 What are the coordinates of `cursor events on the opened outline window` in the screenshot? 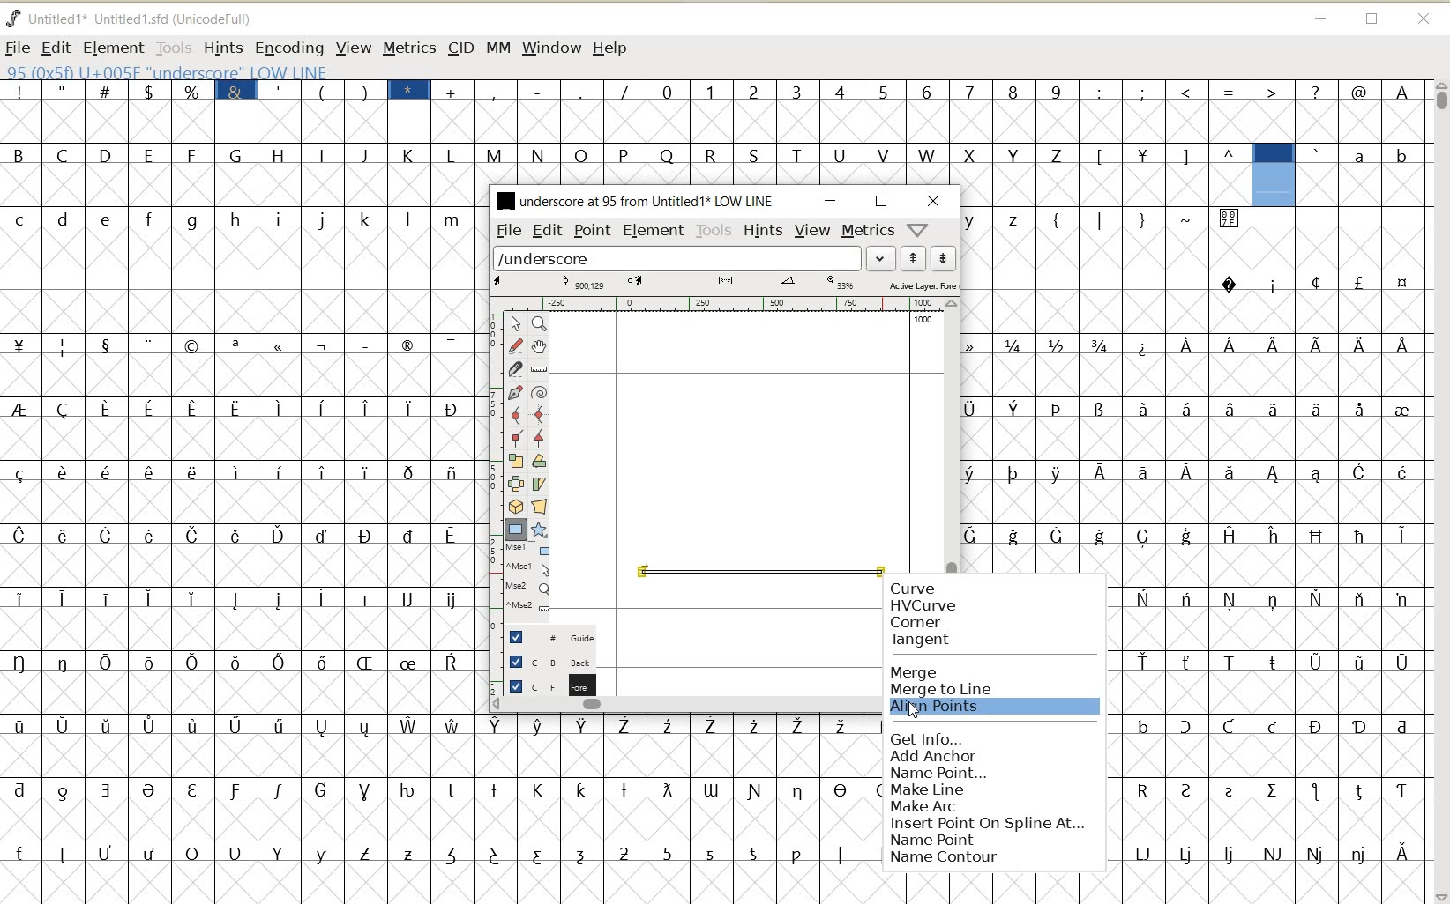 It's located at (528, 579).